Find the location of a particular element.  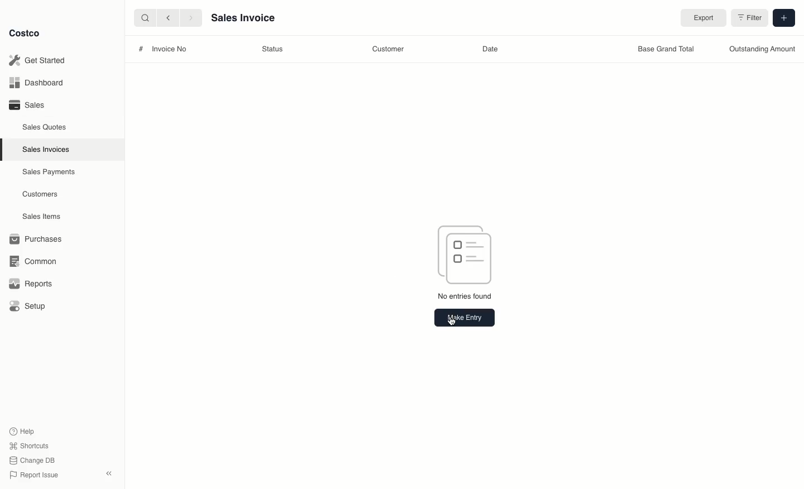

‘Sales Payments is located at coordinates (49, 171).